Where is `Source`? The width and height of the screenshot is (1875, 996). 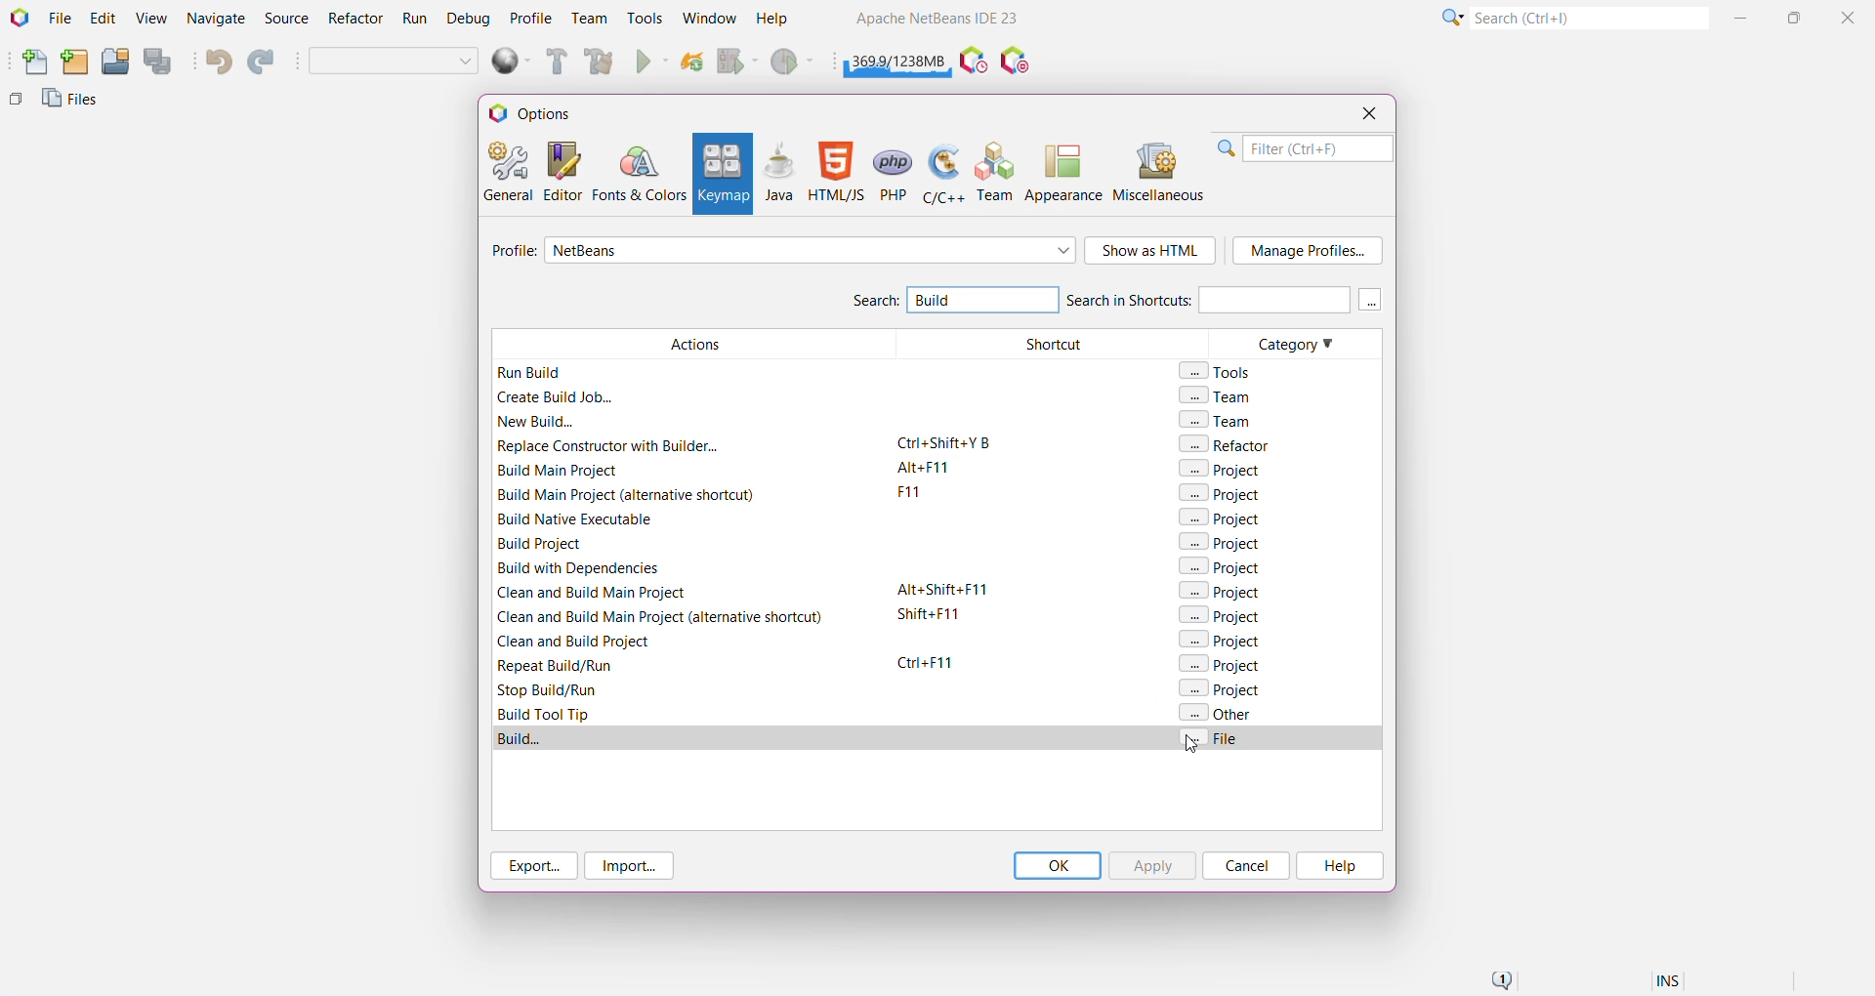
Source is located at coordinates (289, 19).